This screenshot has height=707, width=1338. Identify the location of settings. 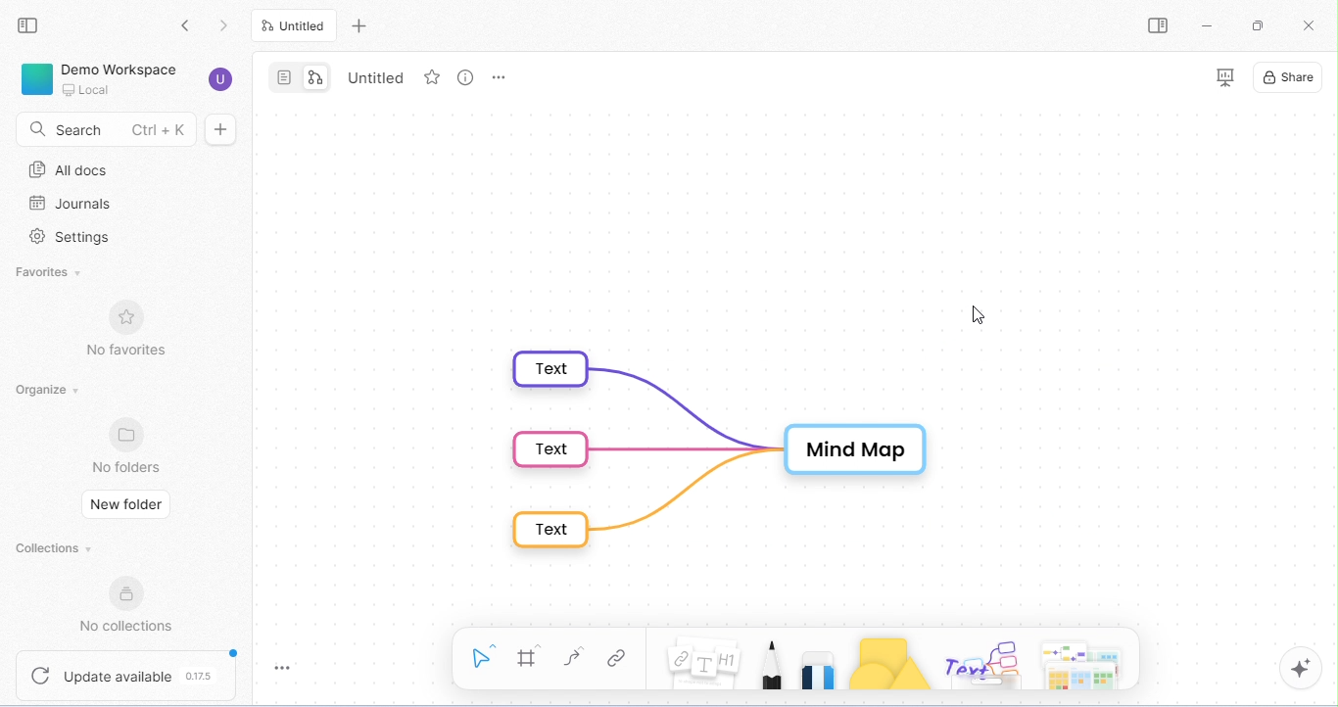
(74, 238).